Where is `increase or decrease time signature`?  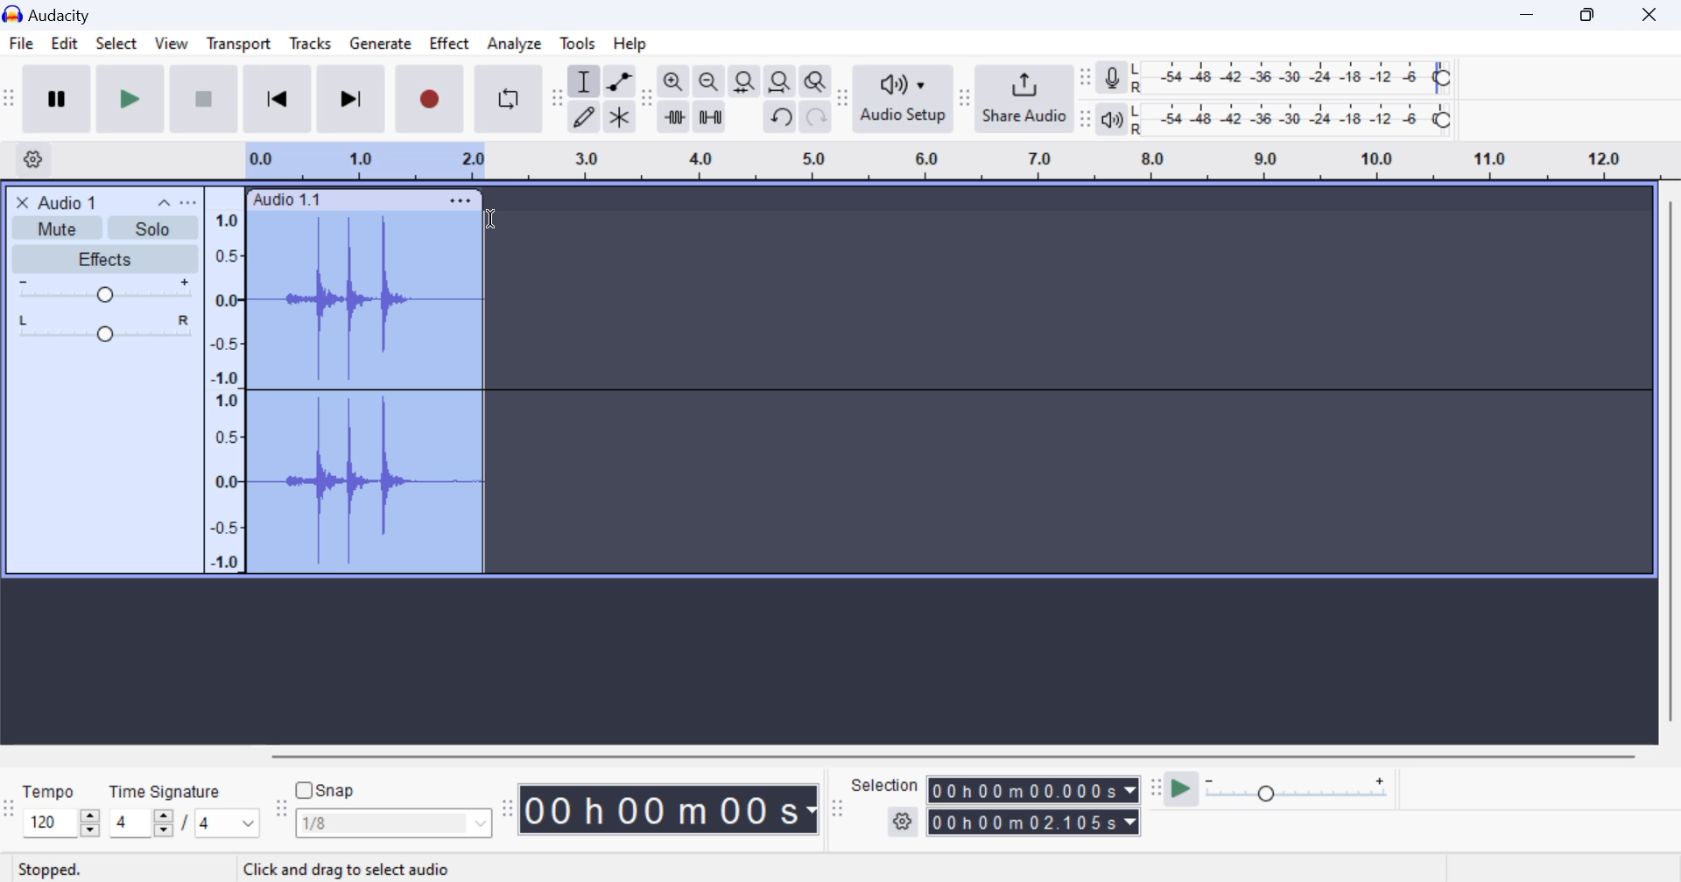
increase or decrease time signature is located at coordinates (141, 823).